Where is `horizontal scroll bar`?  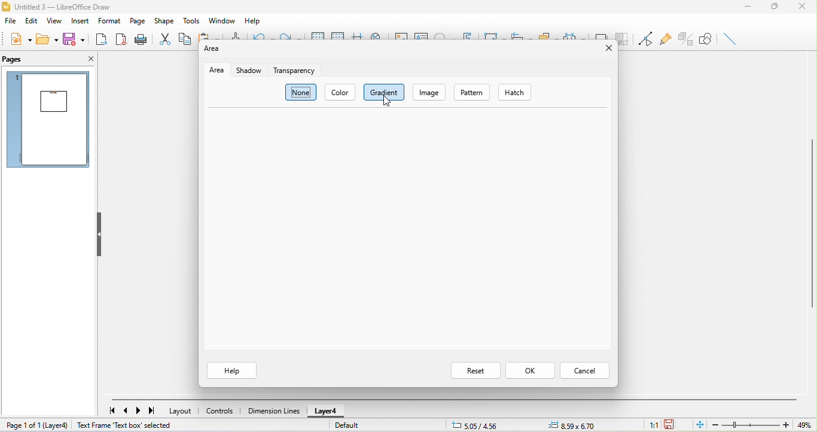 horizontal scroll bar is located at coordinates (454, 400).